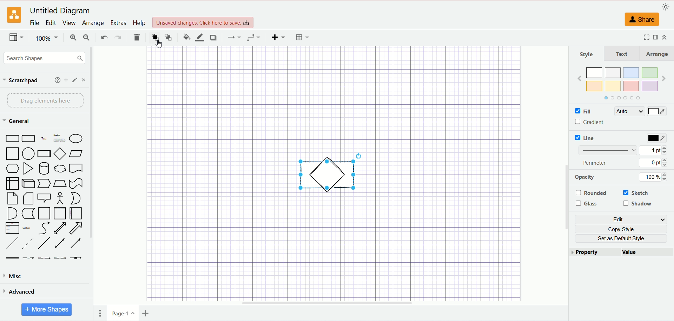 This screenshot has width=674, height=321. I want to click on dashed line, so click(10, 243).